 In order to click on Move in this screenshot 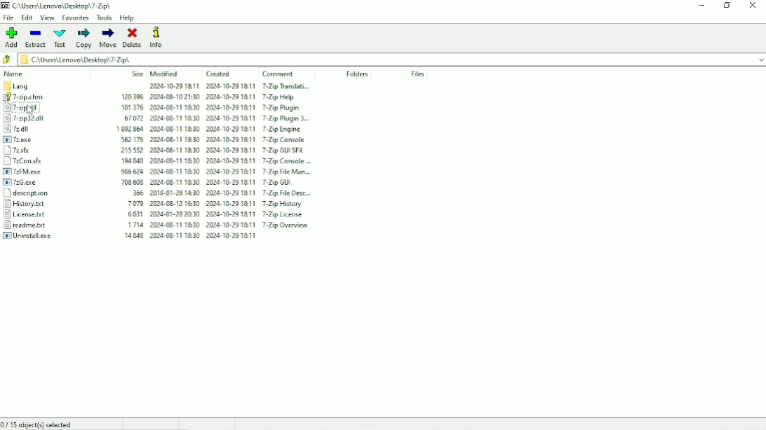, I will do `click(109, 38)`.